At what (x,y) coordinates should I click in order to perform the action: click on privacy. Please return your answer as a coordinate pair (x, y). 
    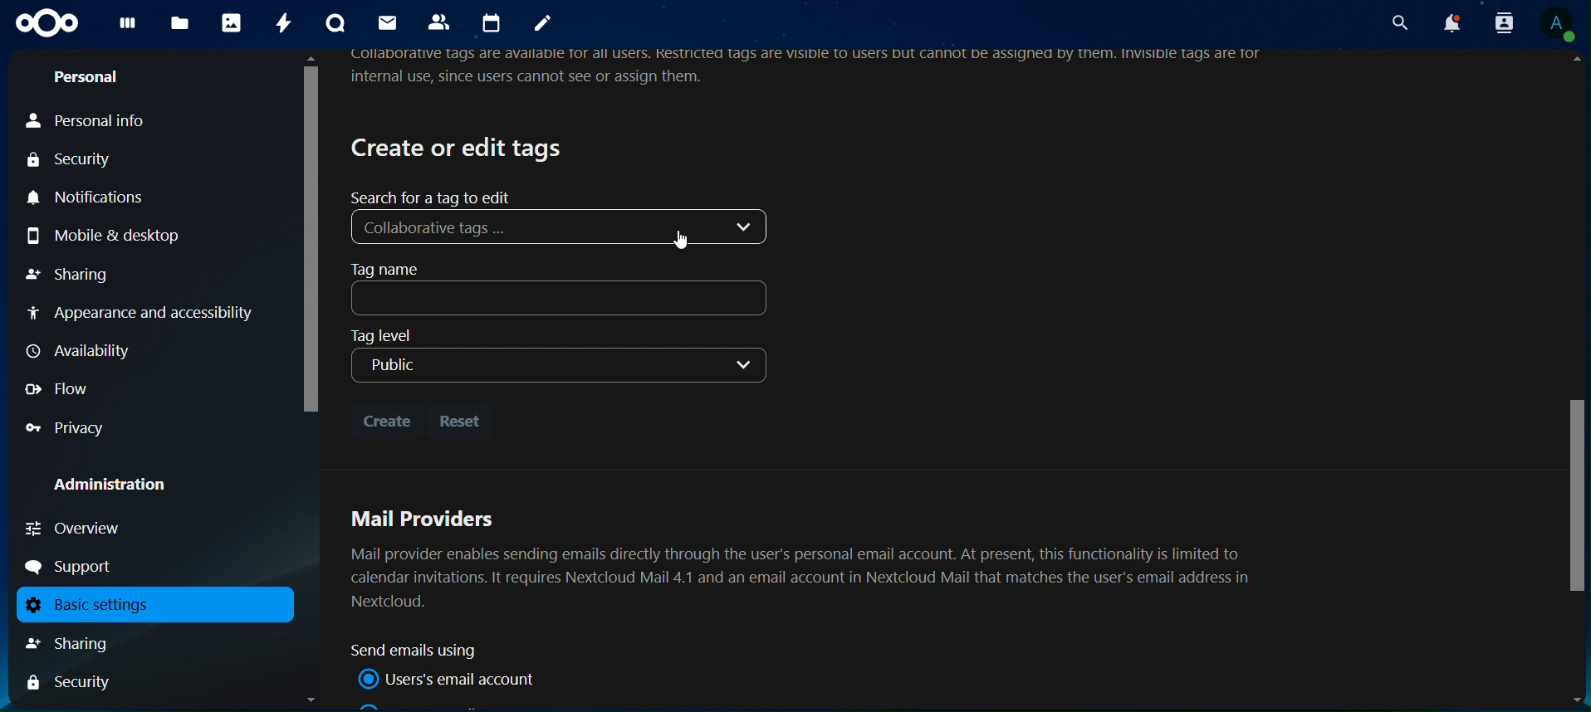
    Looking at the image, I should click on (66, 428).